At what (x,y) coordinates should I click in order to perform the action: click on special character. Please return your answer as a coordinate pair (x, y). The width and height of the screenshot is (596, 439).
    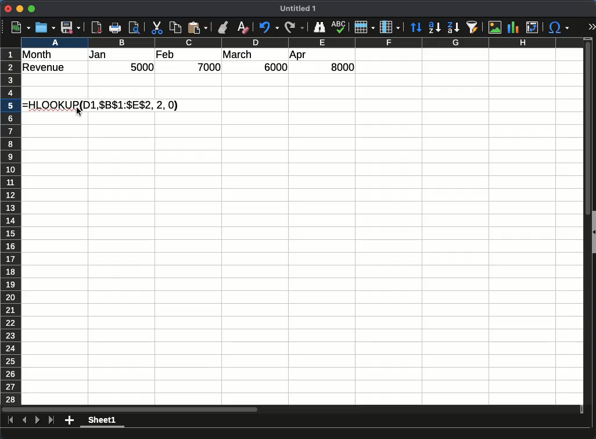
    Looking at the image, I should click on (559, 27).